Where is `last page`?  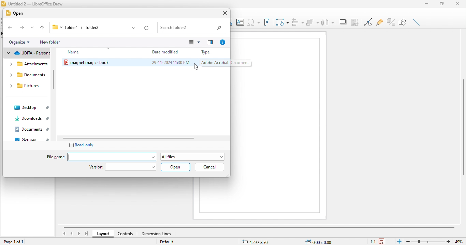
last page is located at coordinates (87, 234).